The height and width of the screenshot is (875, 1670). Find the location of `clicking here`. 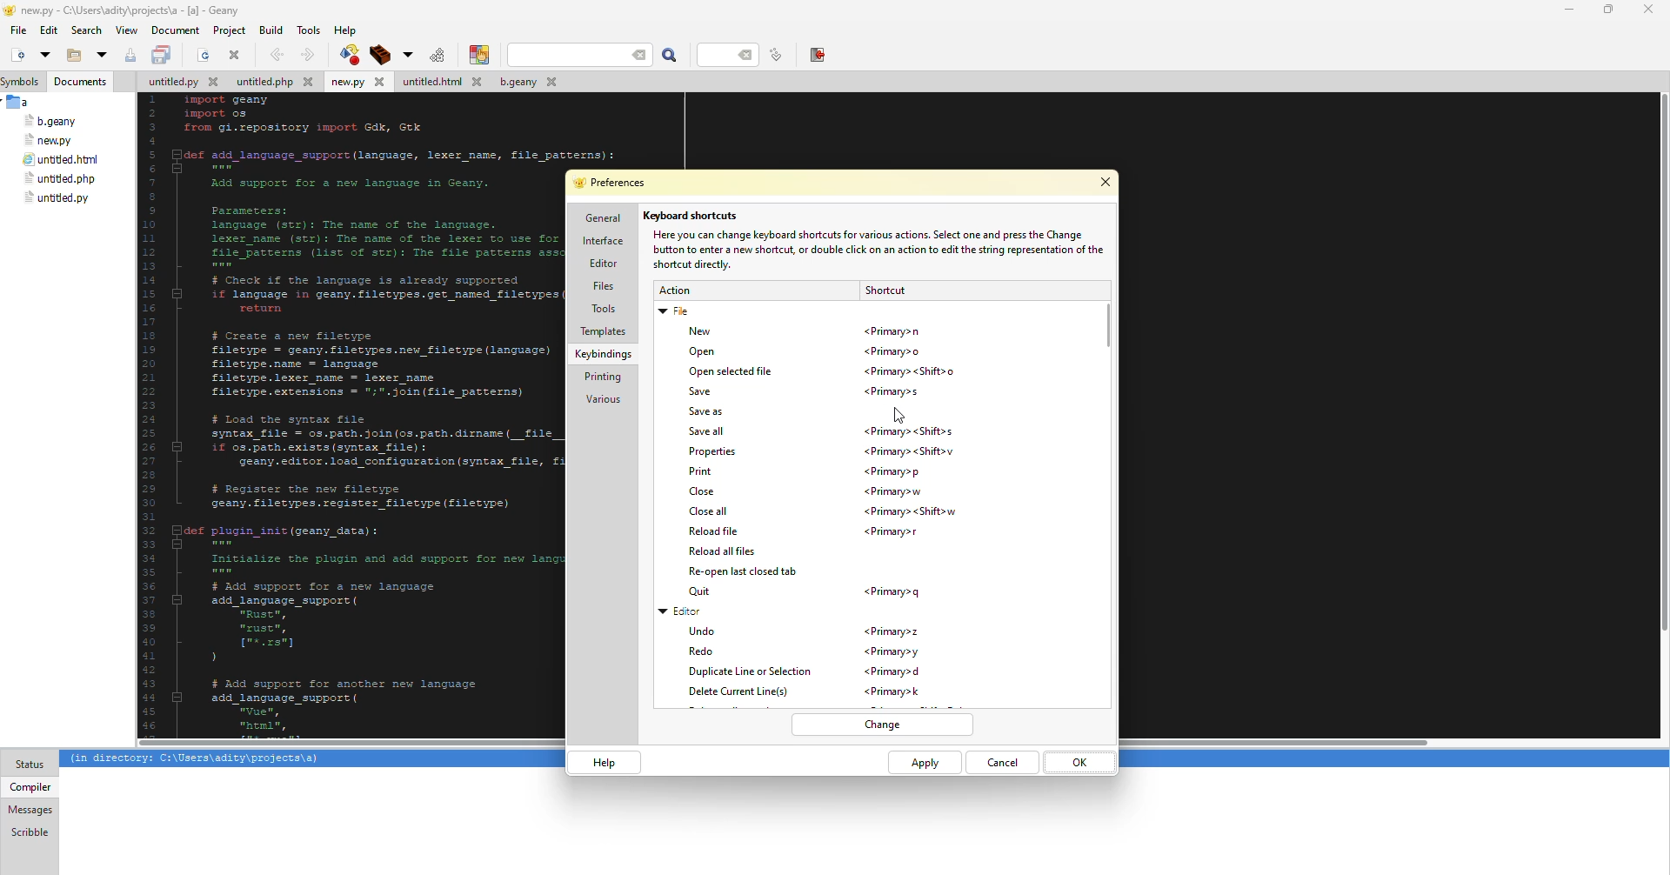

clicking here is located at coordinates (898, 410).